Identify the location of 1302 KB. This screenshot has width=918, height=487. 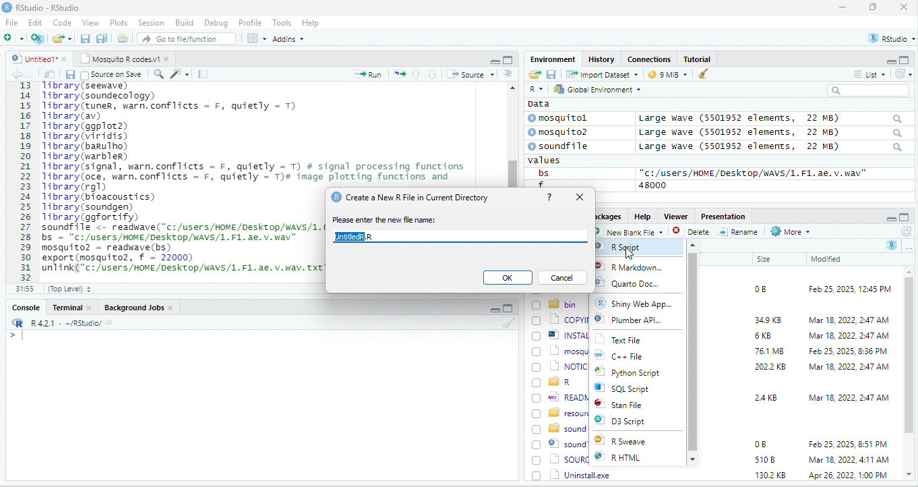
(772, 475).